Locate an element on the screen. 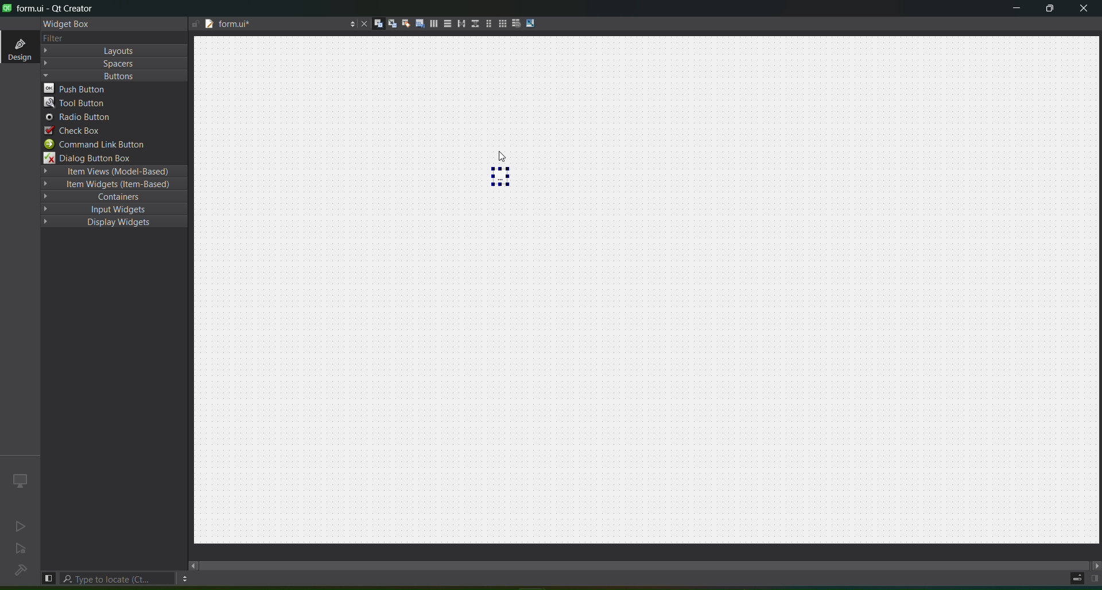 This screenshot has width=1102, height=590. input widgets is located at coordinates (114, 212).